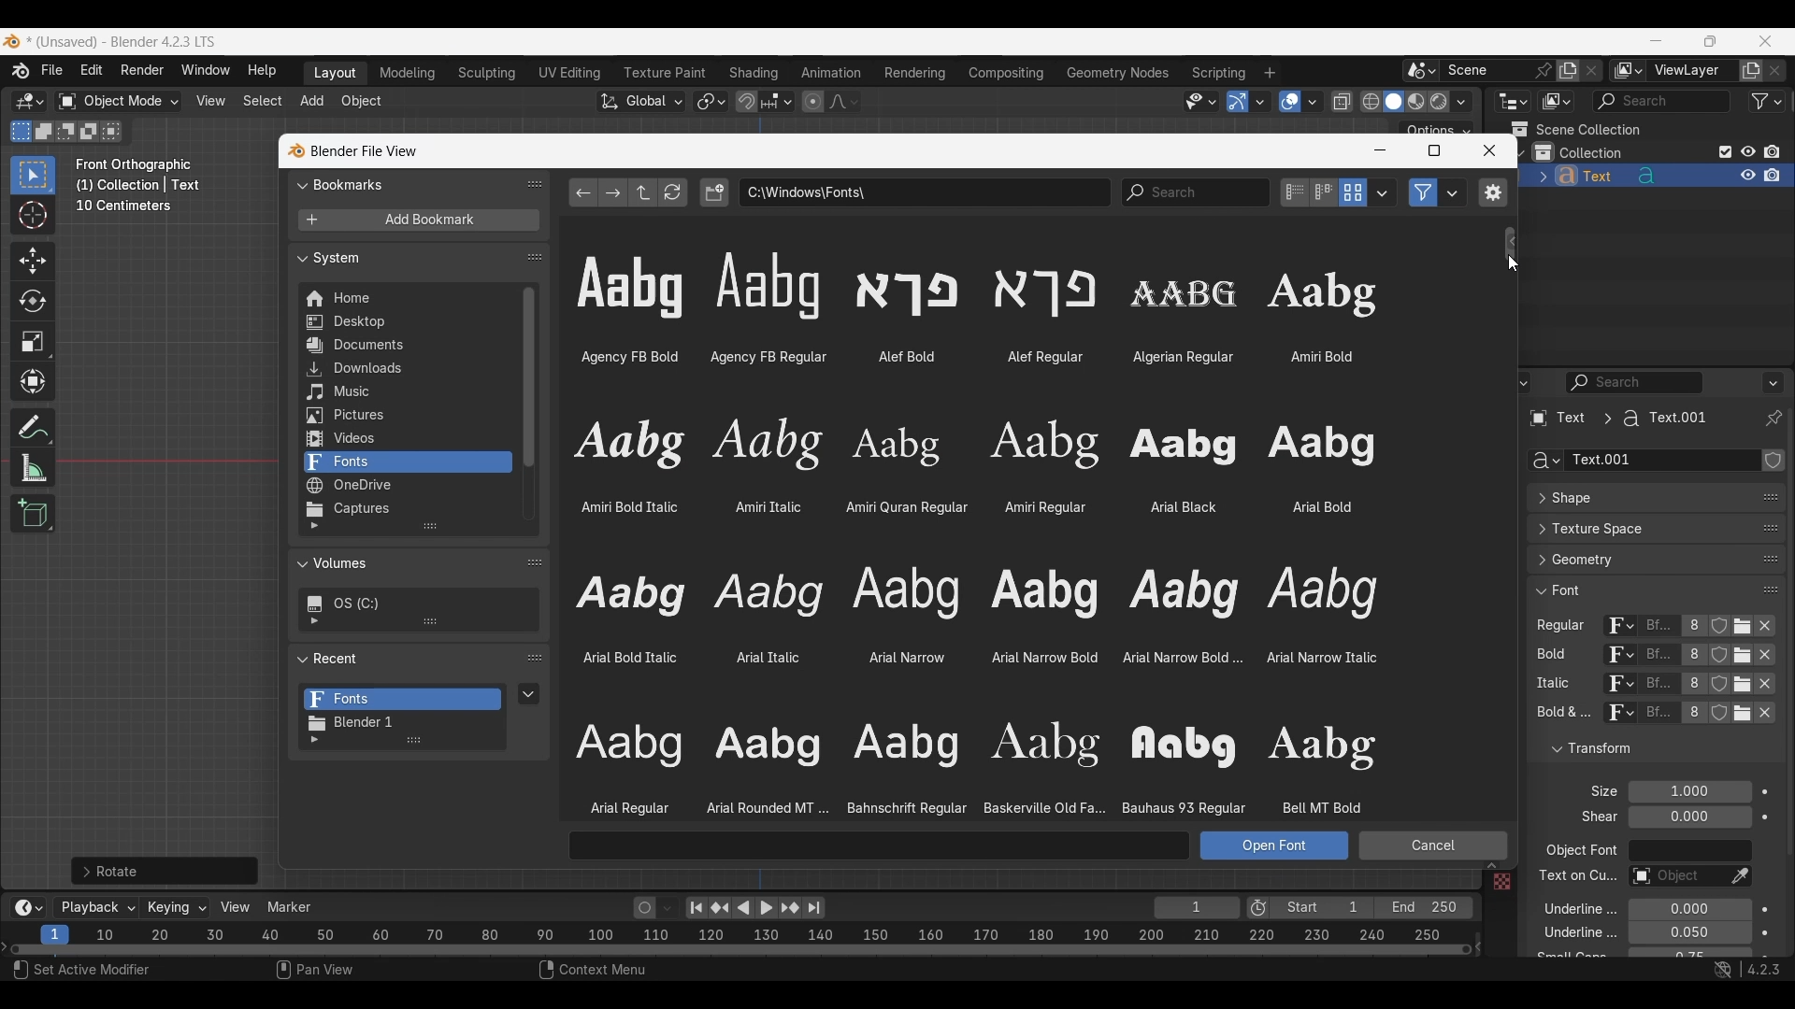 This screenshot has height=1009, width=1795. I want to click on Close interface, so click(1766, 40).